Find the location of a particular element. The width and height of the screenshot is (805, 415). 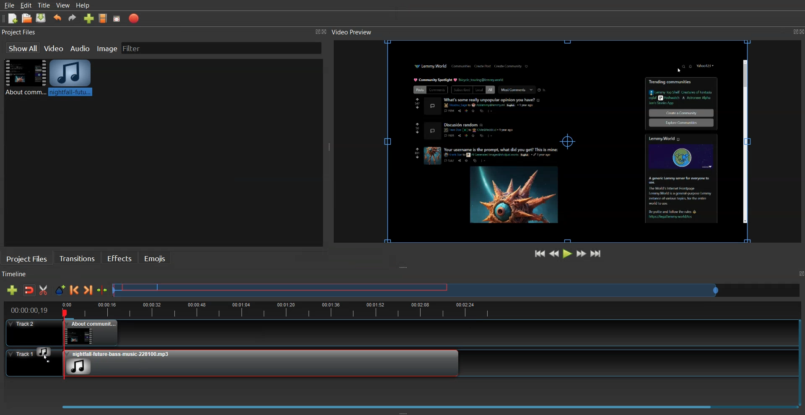

Undo is located at coordinates (57, 18).